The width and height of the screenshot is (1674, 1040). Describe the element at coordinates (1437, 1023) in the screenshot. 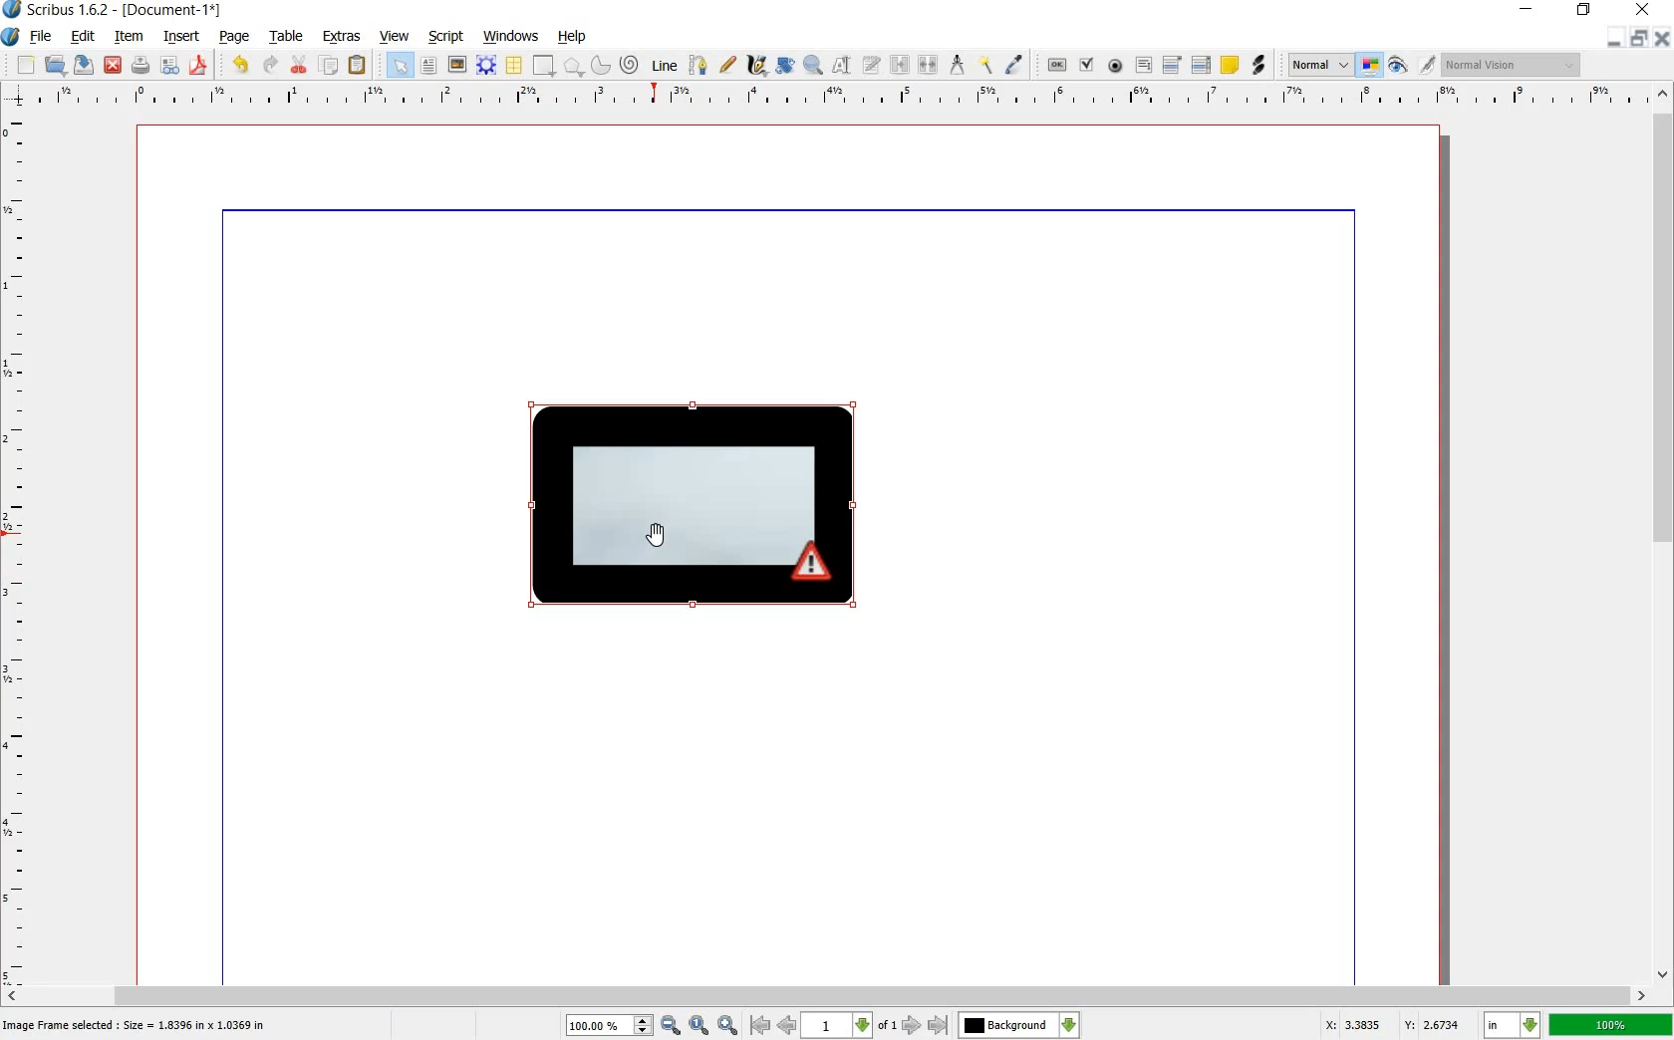

I see `coordinate y:2.4133` at that location.